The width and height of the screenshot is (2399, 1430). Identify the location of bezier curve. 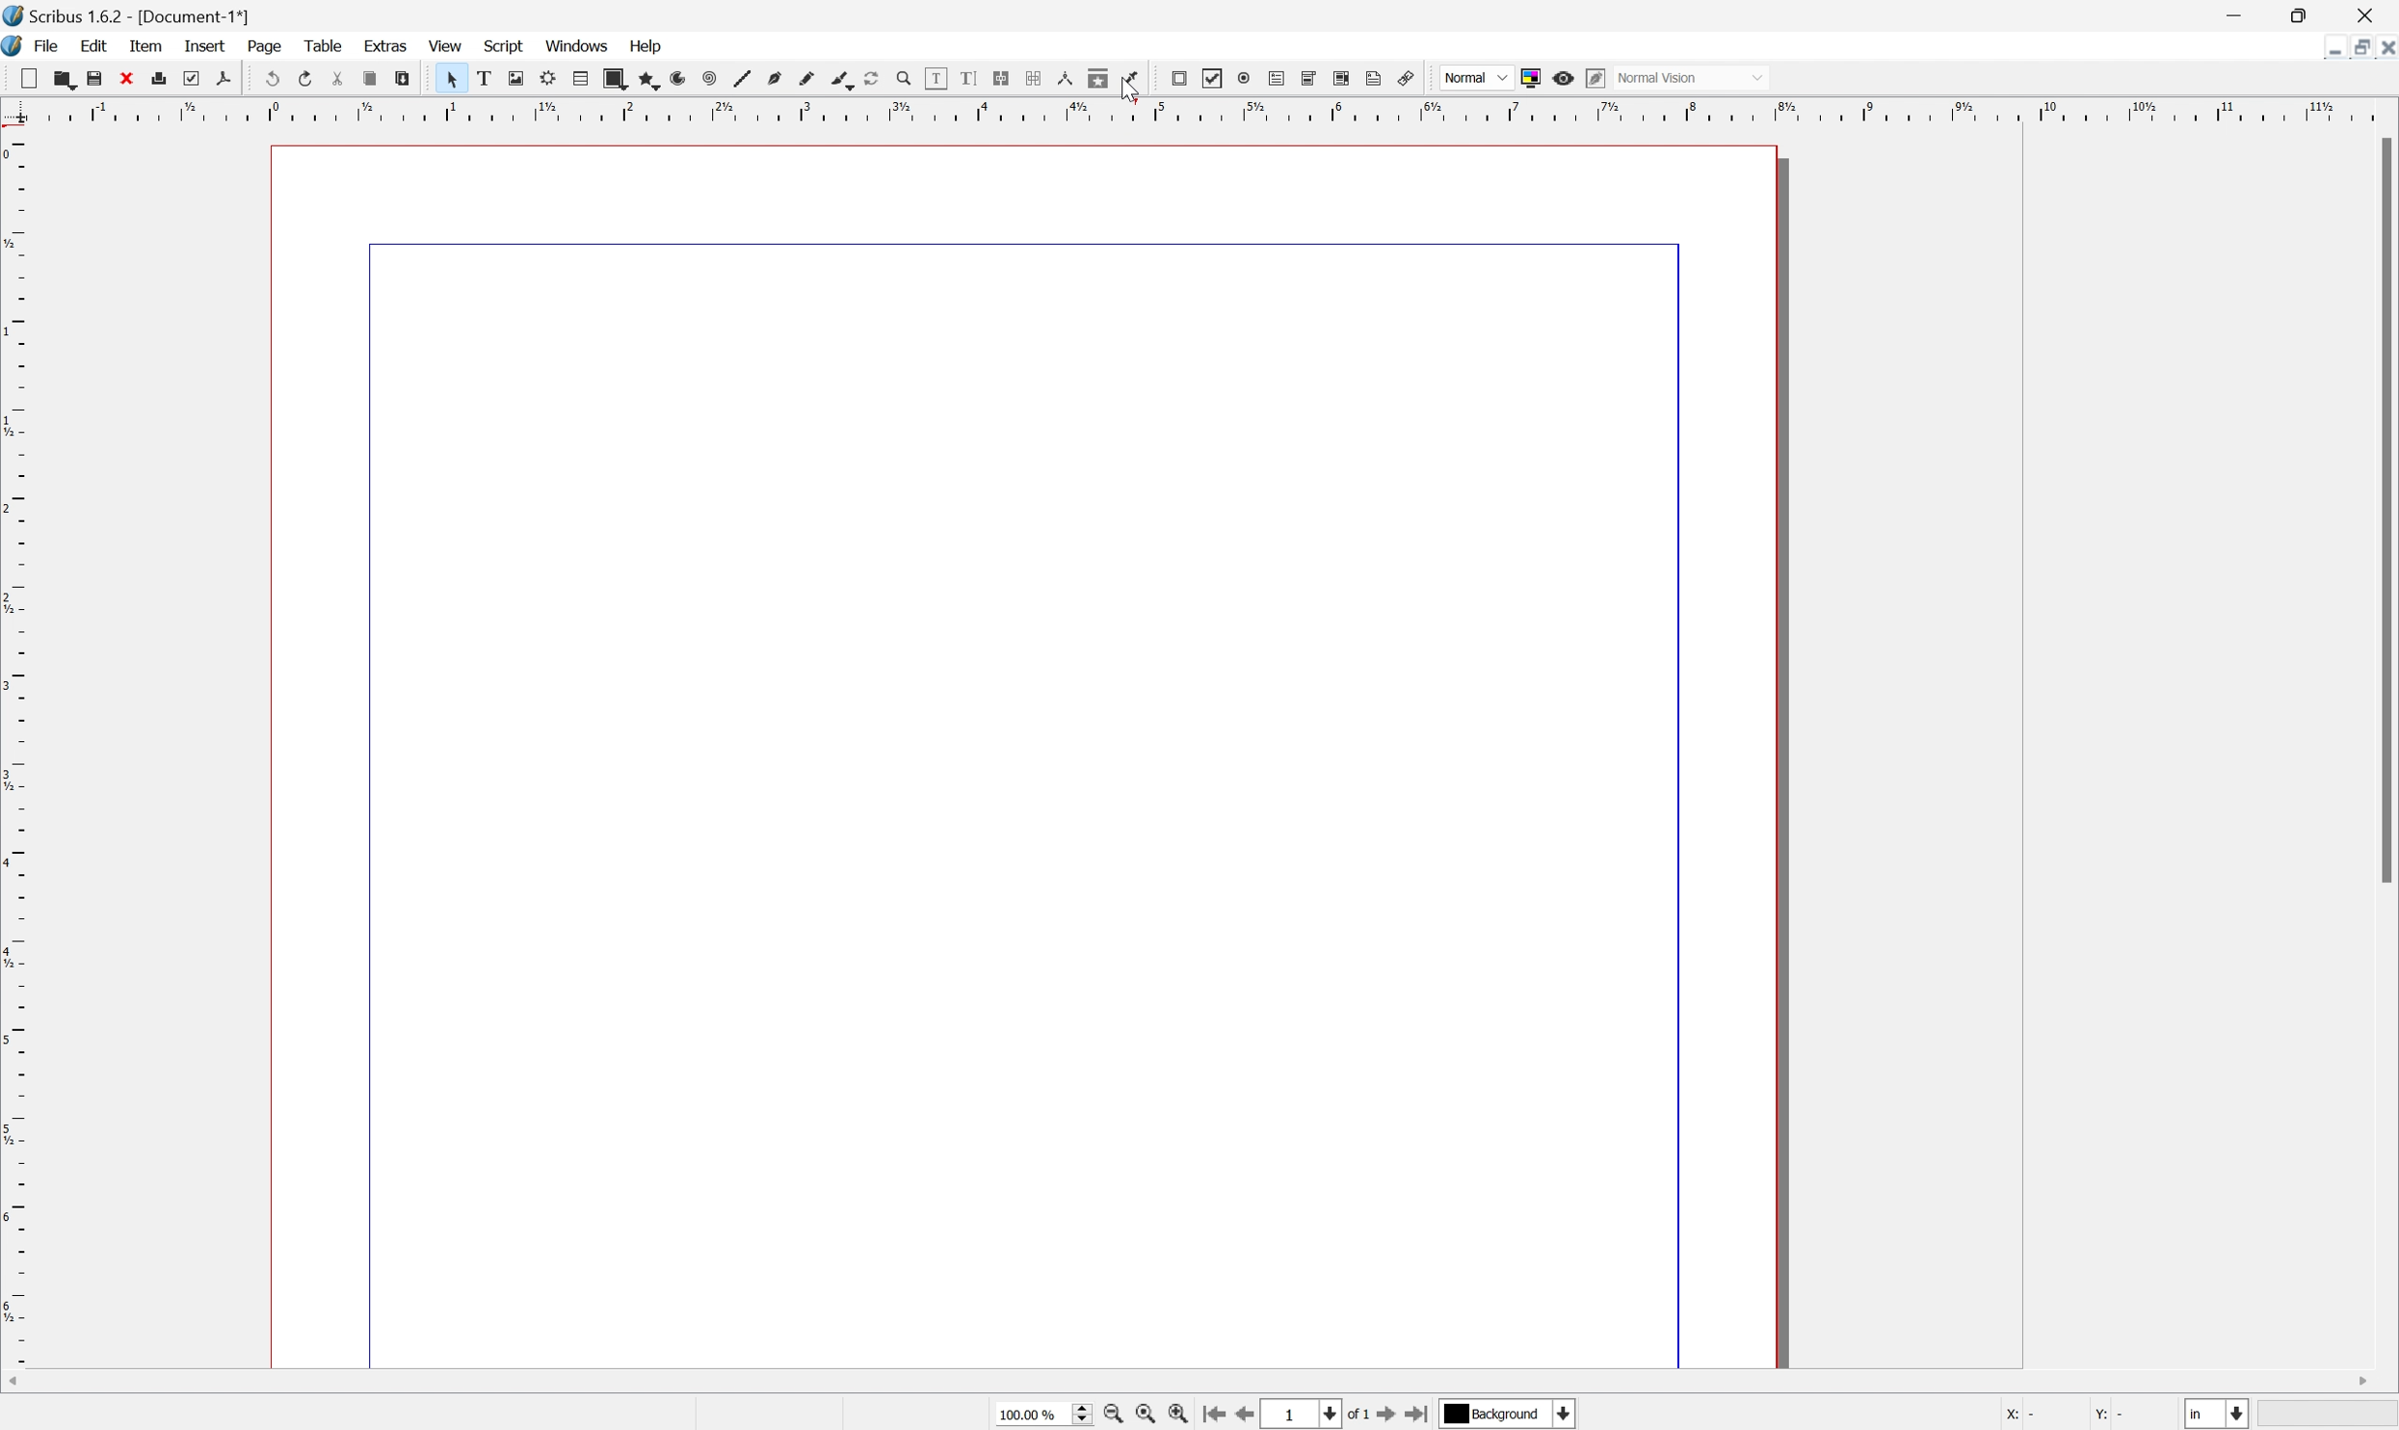
(777, 77).